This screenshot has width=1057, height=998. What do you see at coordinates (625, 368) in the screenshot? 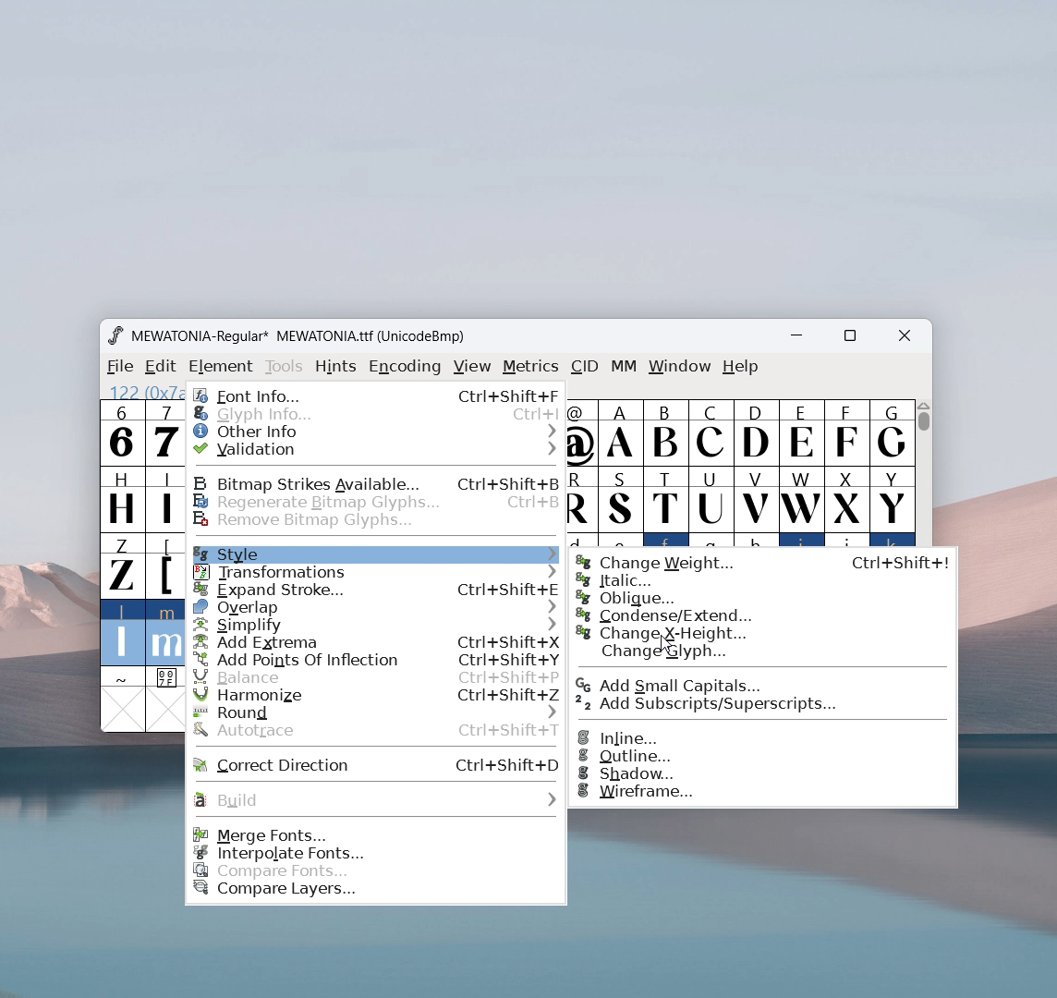
I see `MM` at bounding box center [625, 368].